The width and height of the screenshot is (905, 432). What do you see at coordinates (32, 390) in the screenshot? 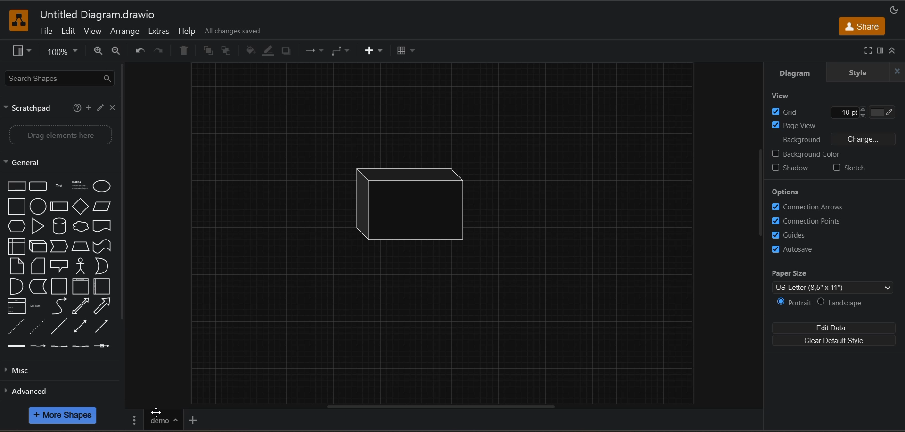
I see `advanced` at bounding box center [32, 390].